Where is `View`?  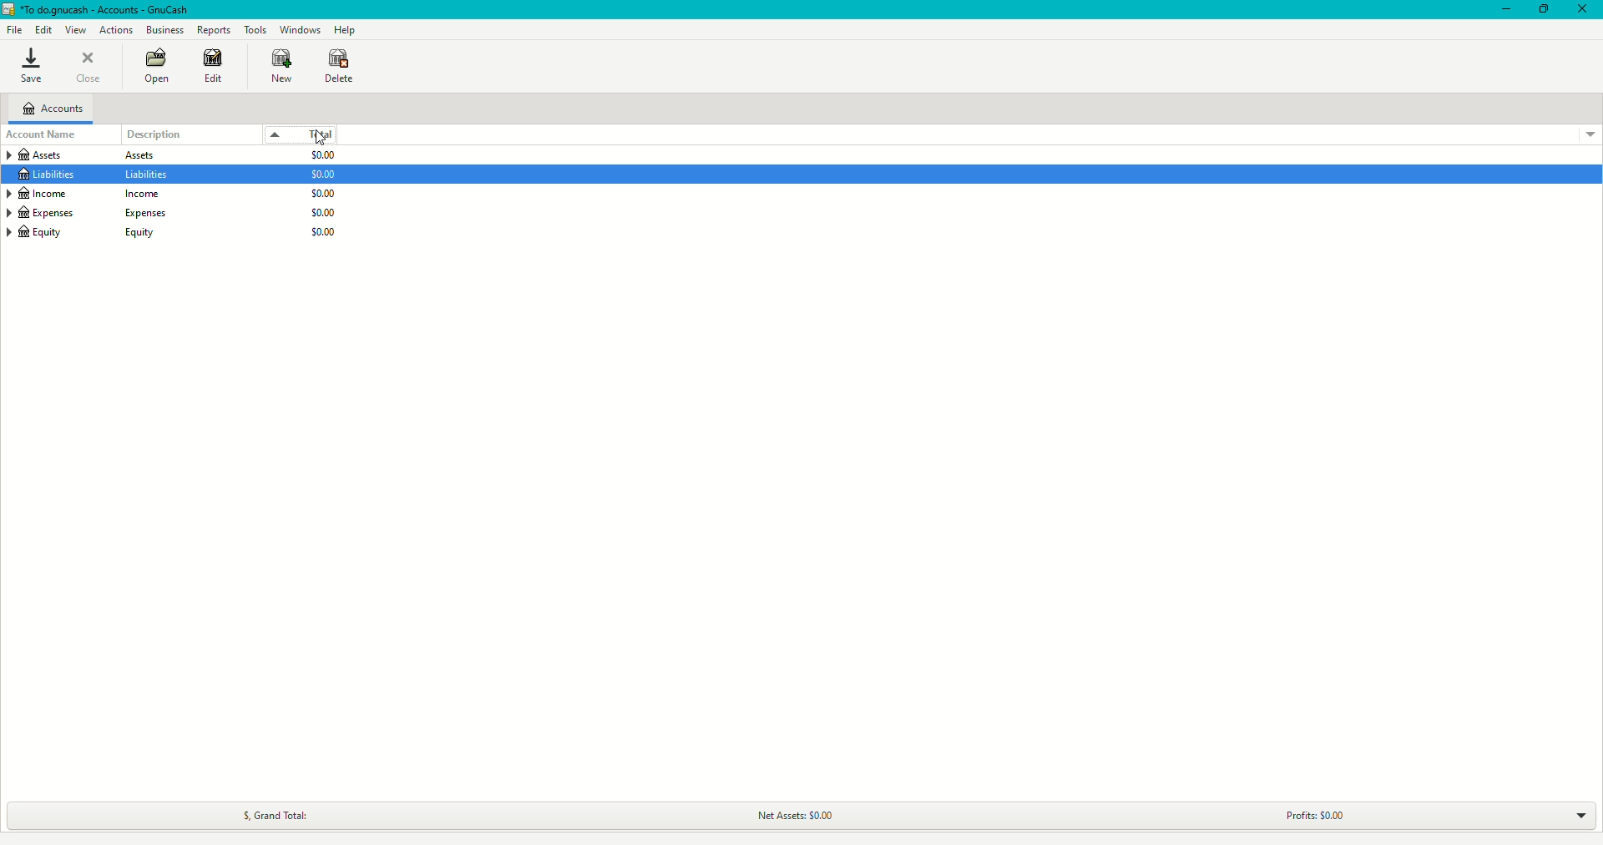 View is located at coordinates (75, 29).